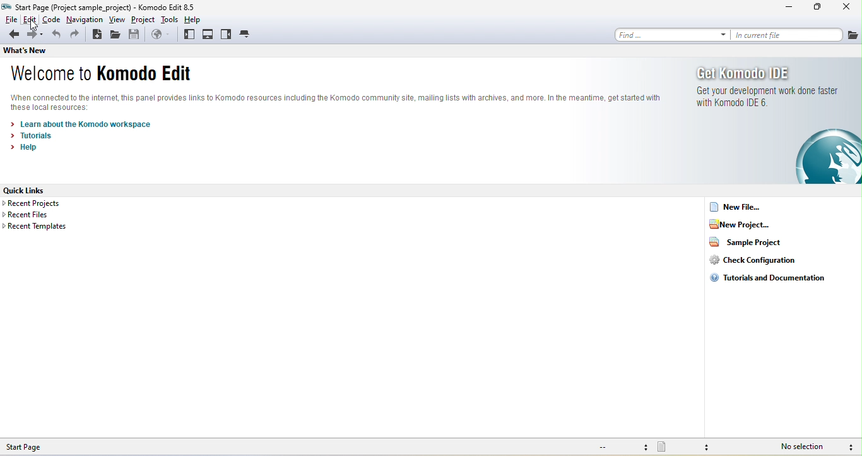  What do you see at coordinates (197, 20) in the screenshot?
I see `help` at bounding box center [197, 20].